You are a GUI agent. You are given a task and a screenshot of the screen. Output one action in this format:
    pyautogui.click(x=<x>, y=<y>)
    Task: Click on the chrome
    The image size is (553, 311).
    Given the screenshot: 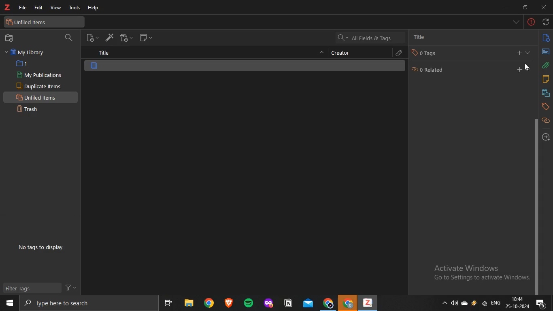 What is the action you would take?
    pyautogui.click(x=208, y=303)
    